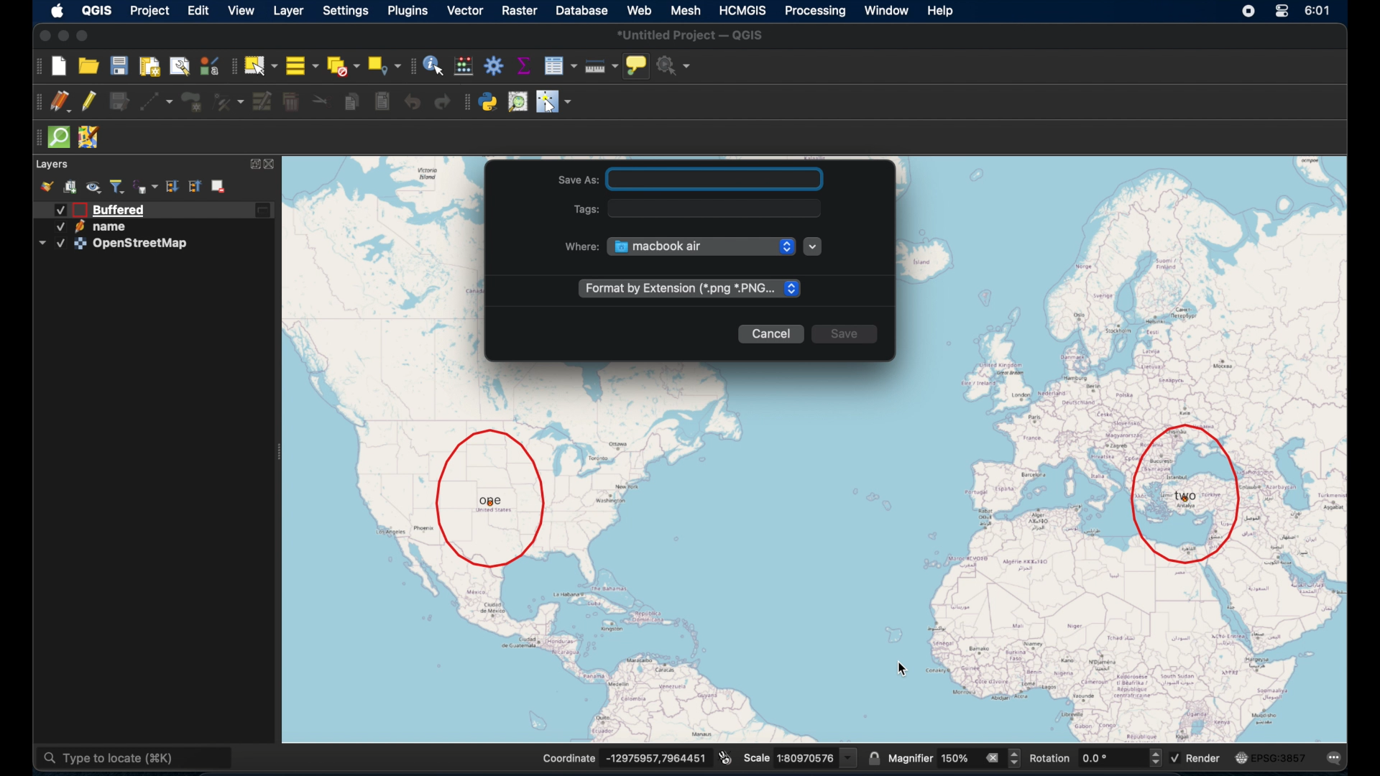 The width and height of the screenshot is (1380, 776). Describe the element at coordinates (639, 8) in the screenshot. I see `web` at that location.